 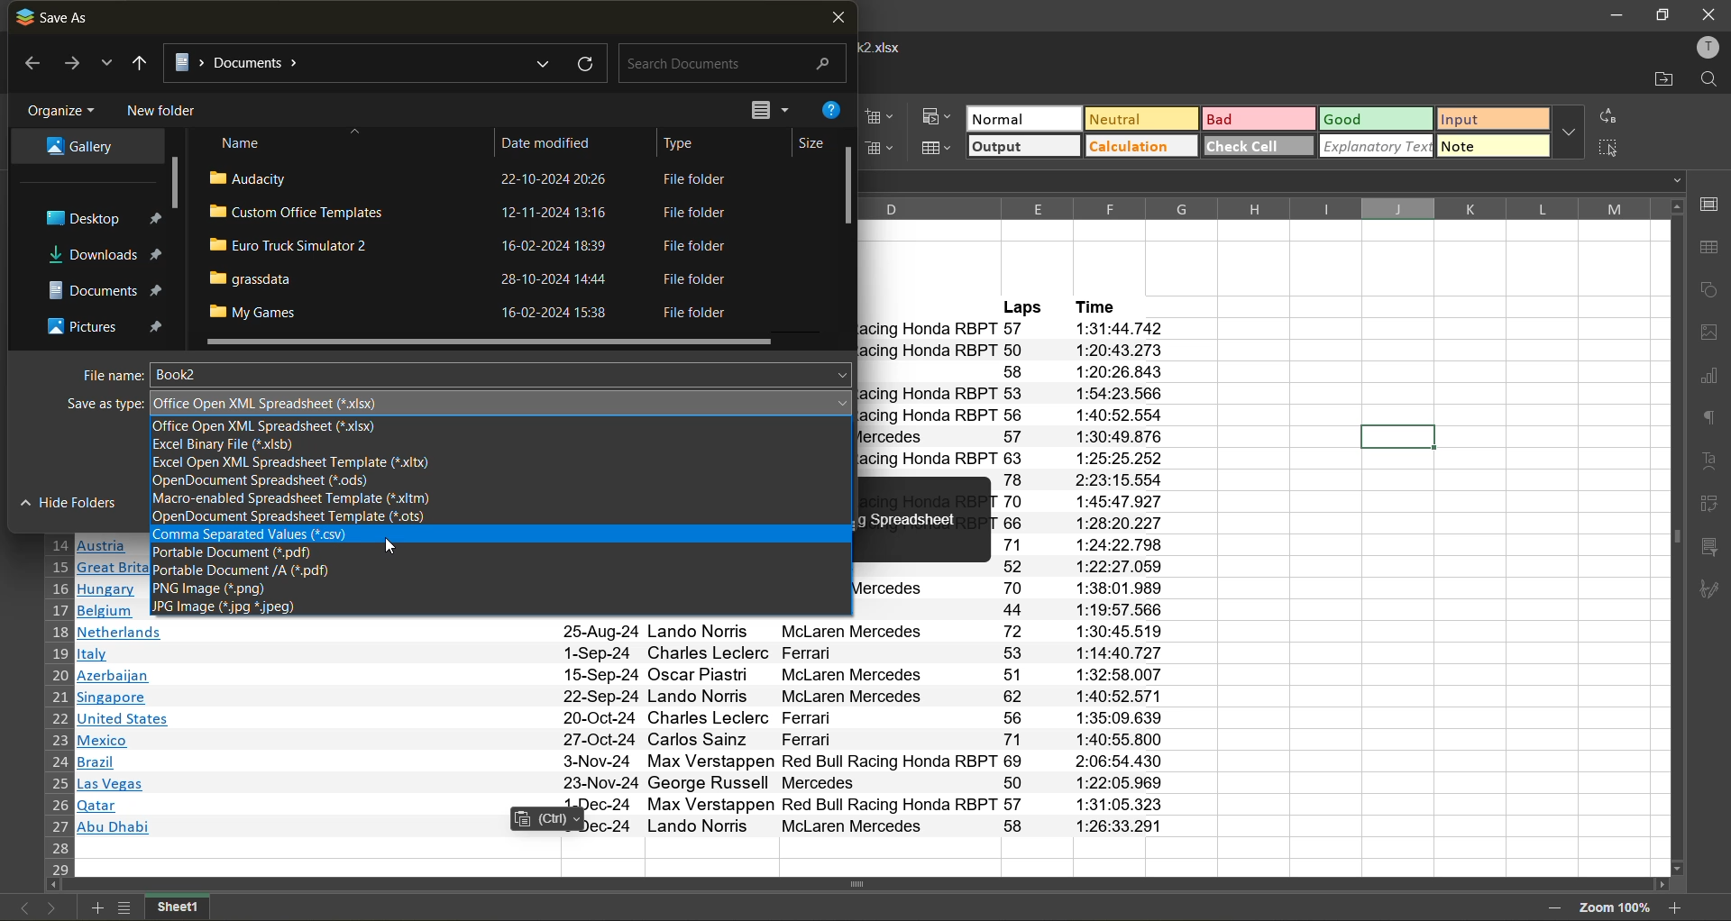 I want to click on note, so click(x=1491, y=145).